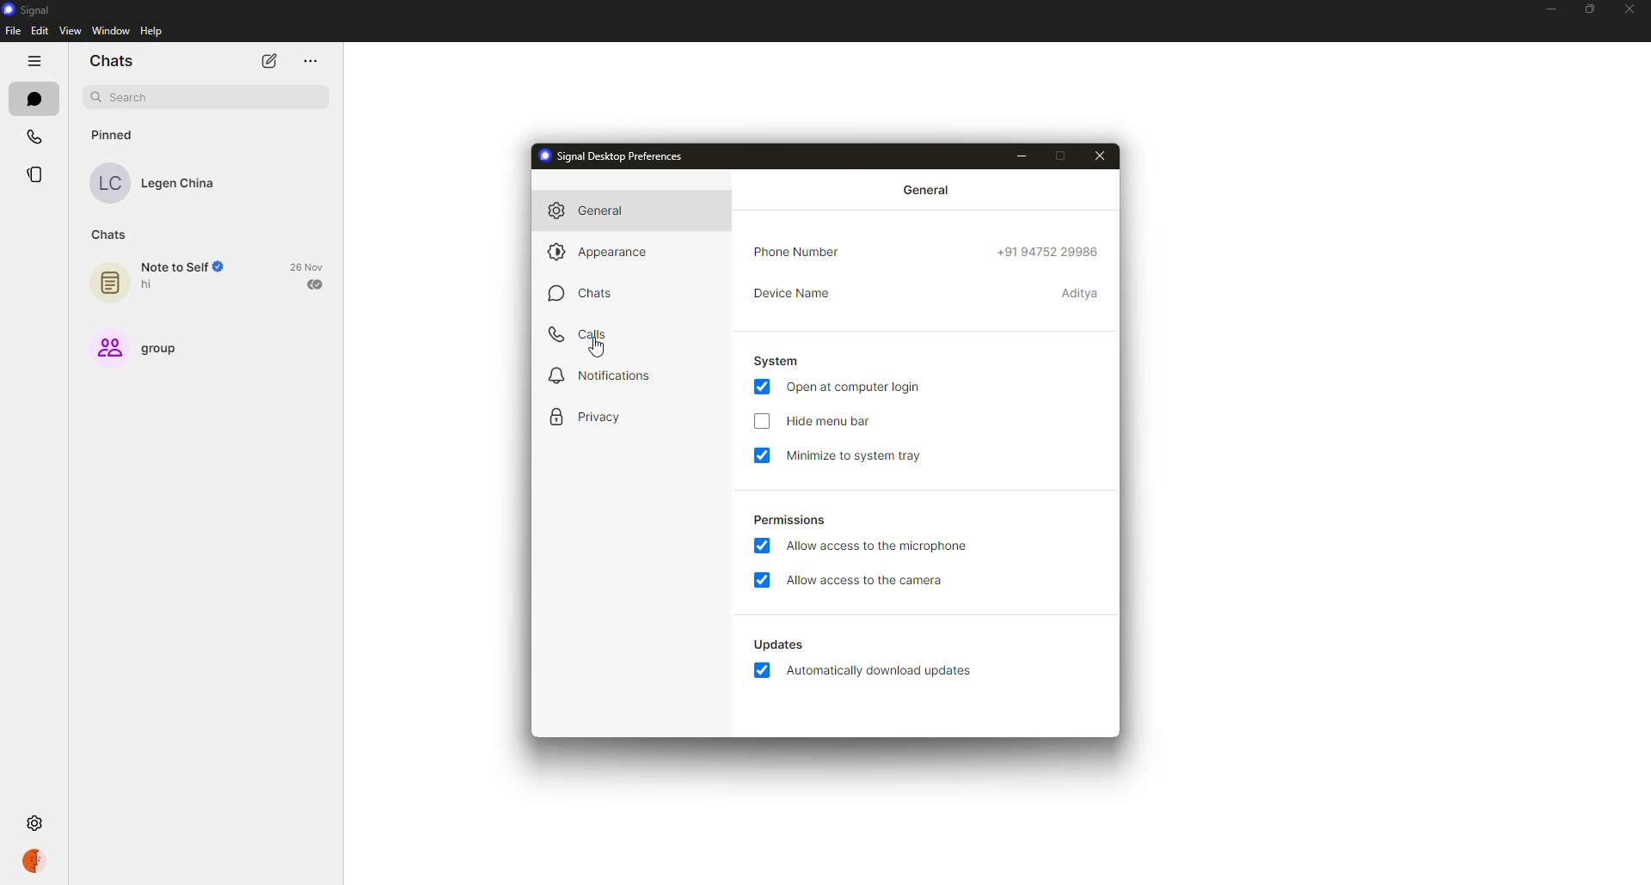 Image resolution: width=1651 pixels, height=885 pixels. Describe the element at coordinates (777, 644) in the screenshot. I see `updates` at that location.